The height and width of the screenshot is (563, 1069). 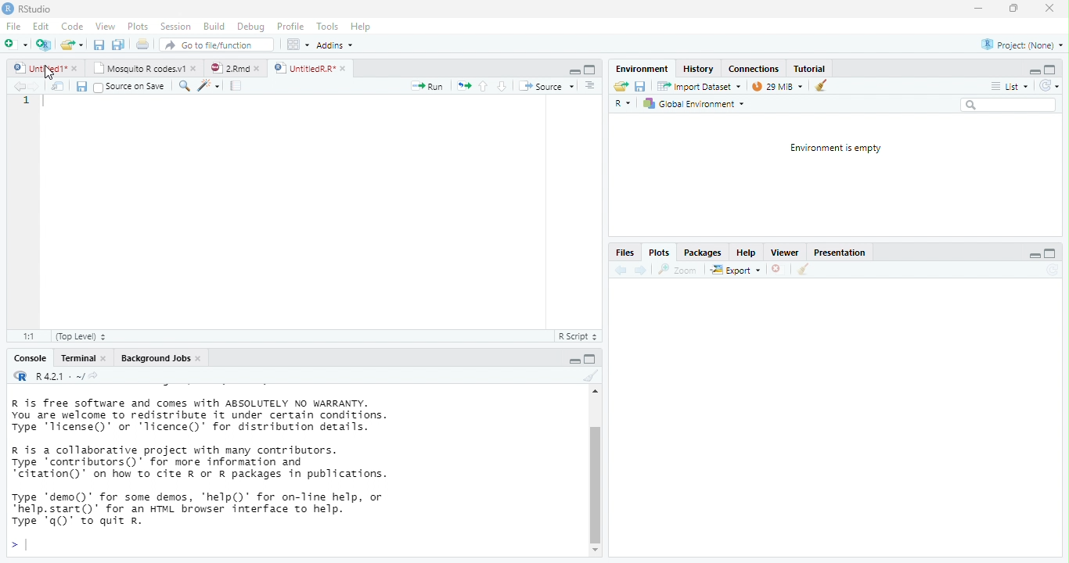 I want to click on export, so click(x=735, y=271).